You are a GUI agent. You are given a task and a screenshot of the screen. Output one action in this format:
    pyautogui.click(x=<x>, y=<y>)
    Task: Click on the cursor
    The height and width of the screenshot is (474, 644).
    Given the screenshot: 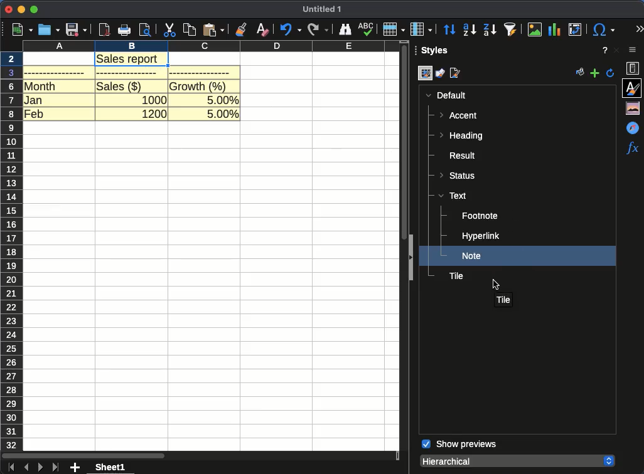 What is the action you would take?
    pyautogui.click(x=497, y=283)
    